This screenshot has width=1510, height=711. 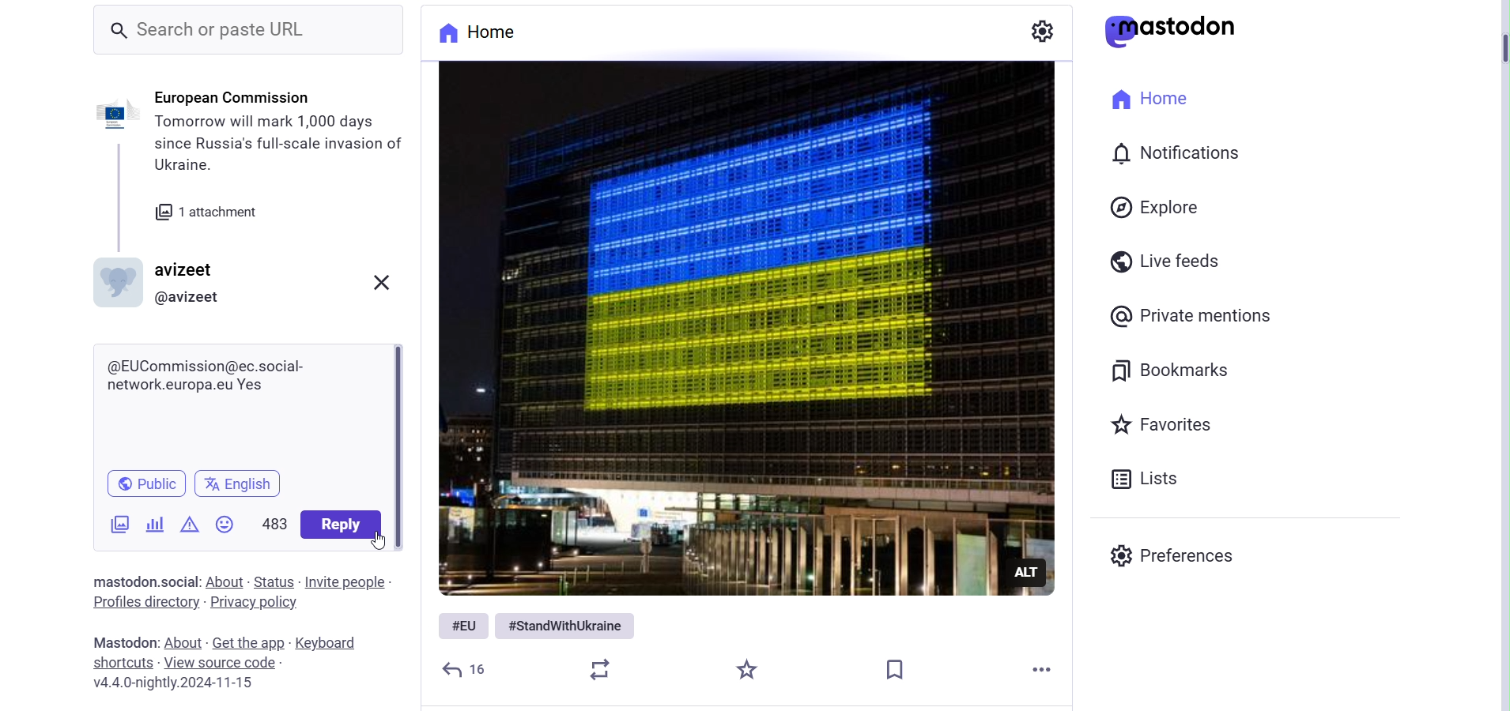 What do you see at coordinates (345, 583) in the screenshot?
I see `Invite People` at bounding box center [345, 583].